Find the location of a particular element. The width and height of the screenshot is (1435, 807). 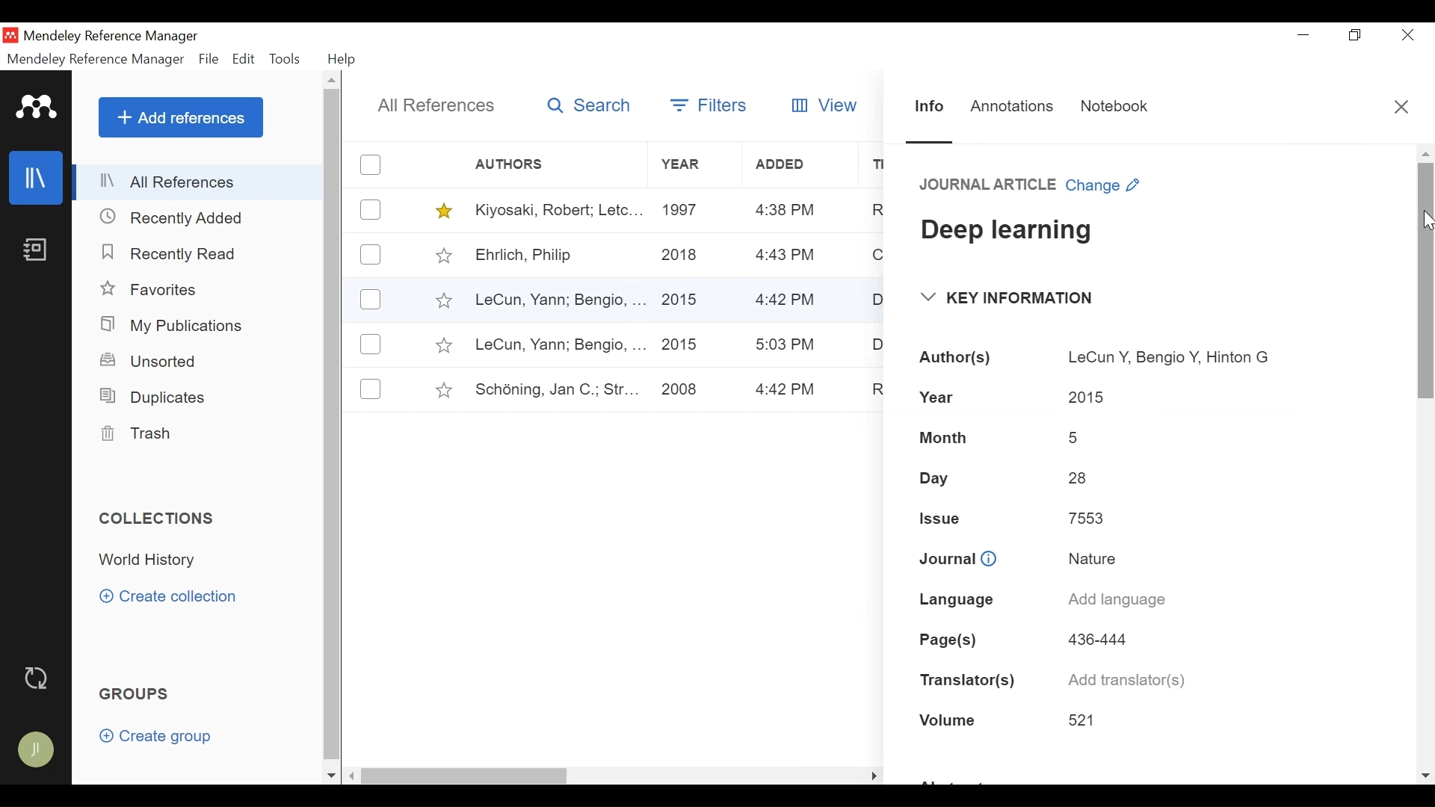

Change is located at coordinates (1106, 188).